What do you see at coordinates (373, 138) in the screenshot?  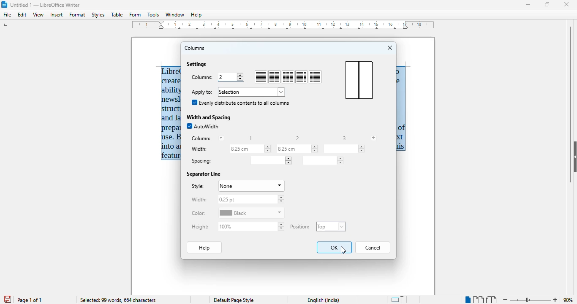 I see `forward arrow` at bounding box center [373, 138].